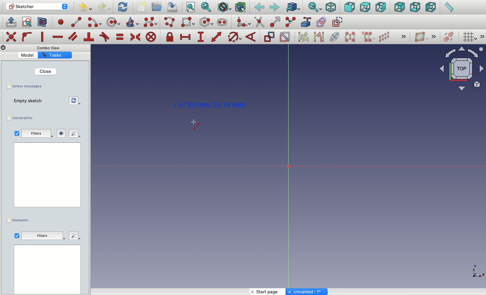 Image resolution: width=486 pixels, height=295 pixels. I want to click on Back, so click(259, 8).